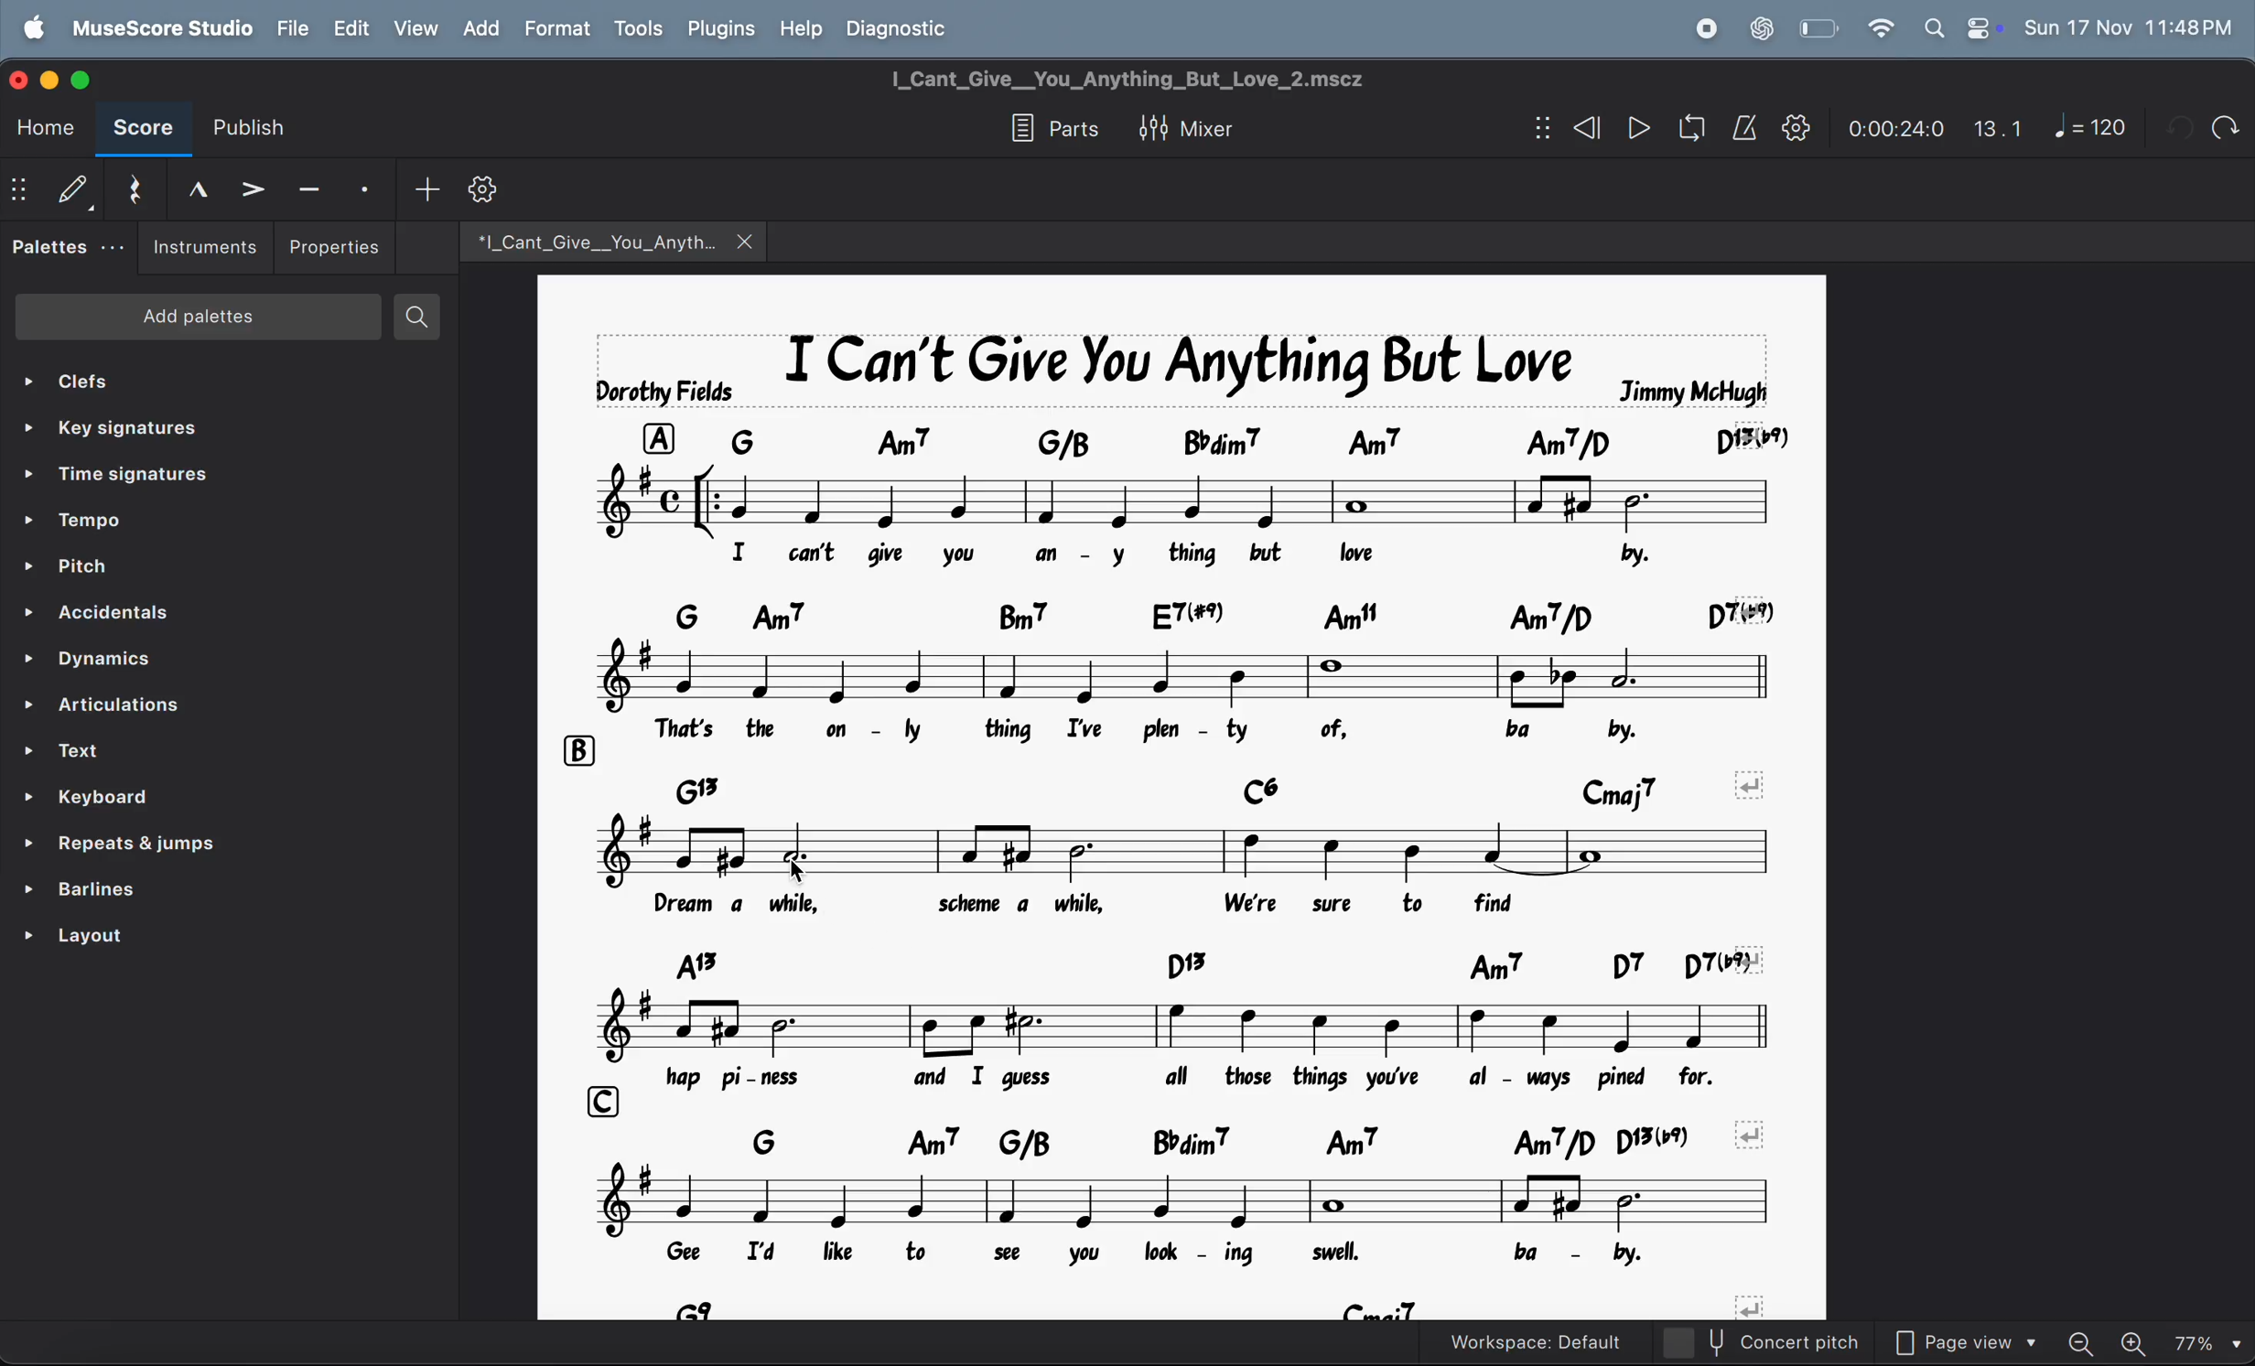  I want to click on pitch, so click(208, 570).